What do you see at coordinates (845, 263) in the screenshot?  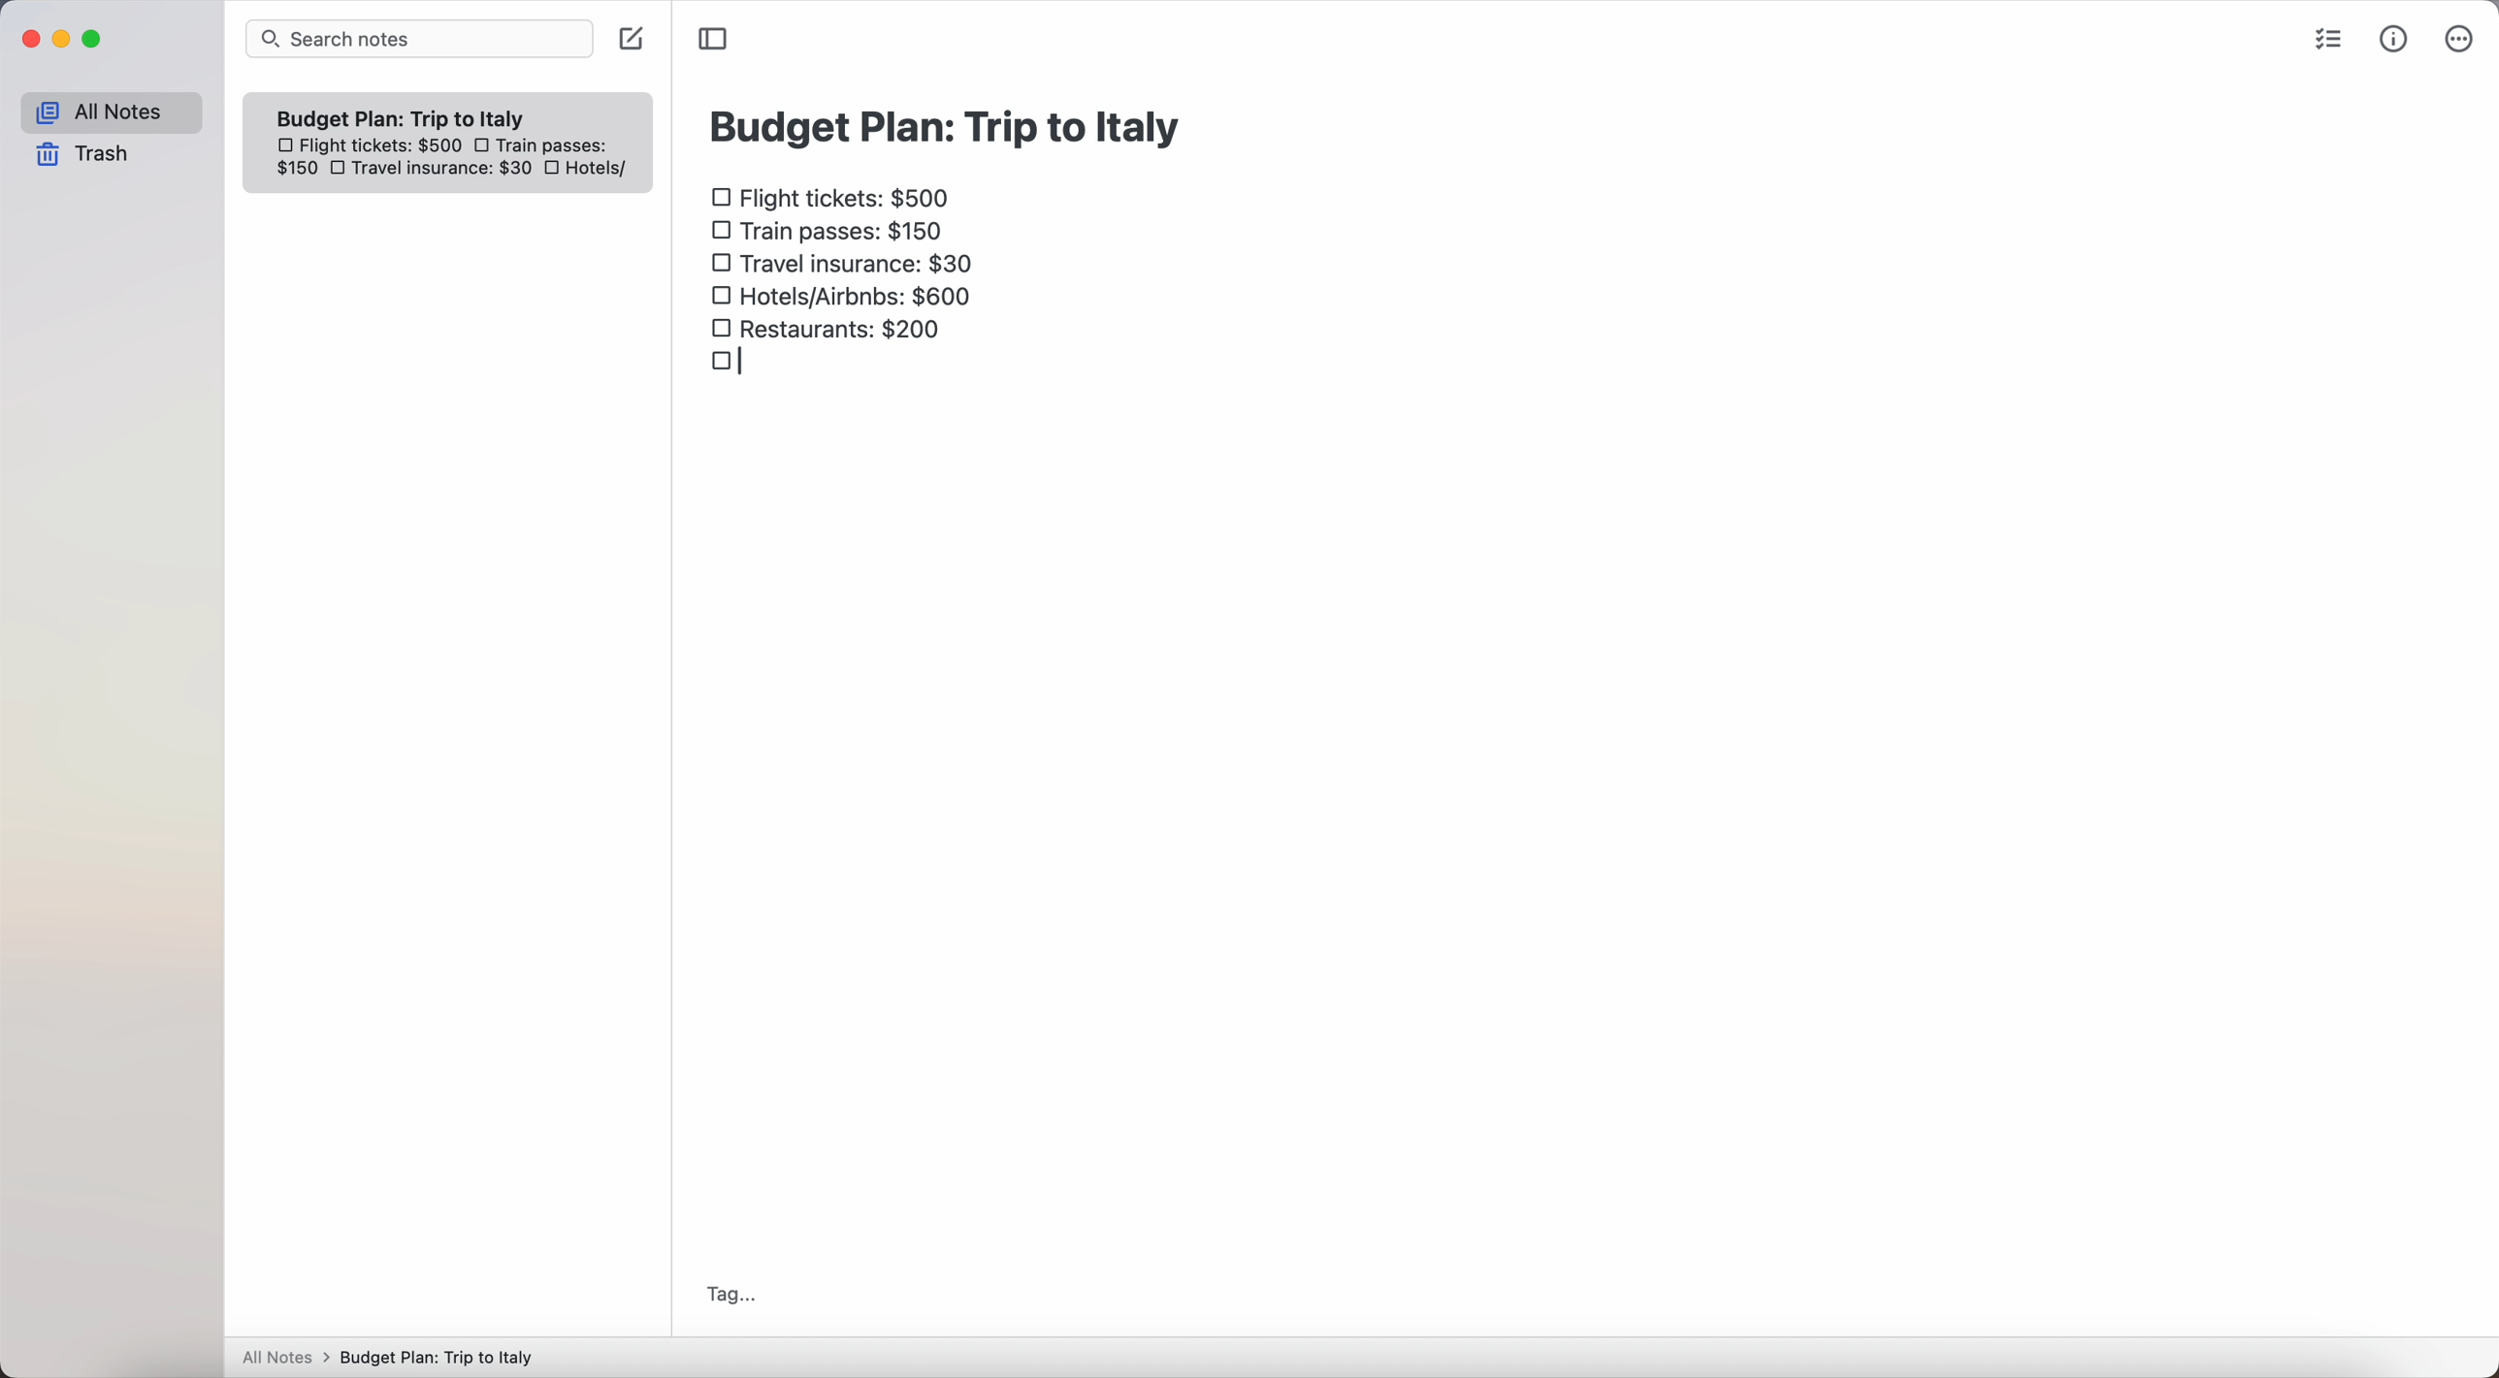 I see `travel insurance: $30 checkbox` at bounding box center [845, 263].